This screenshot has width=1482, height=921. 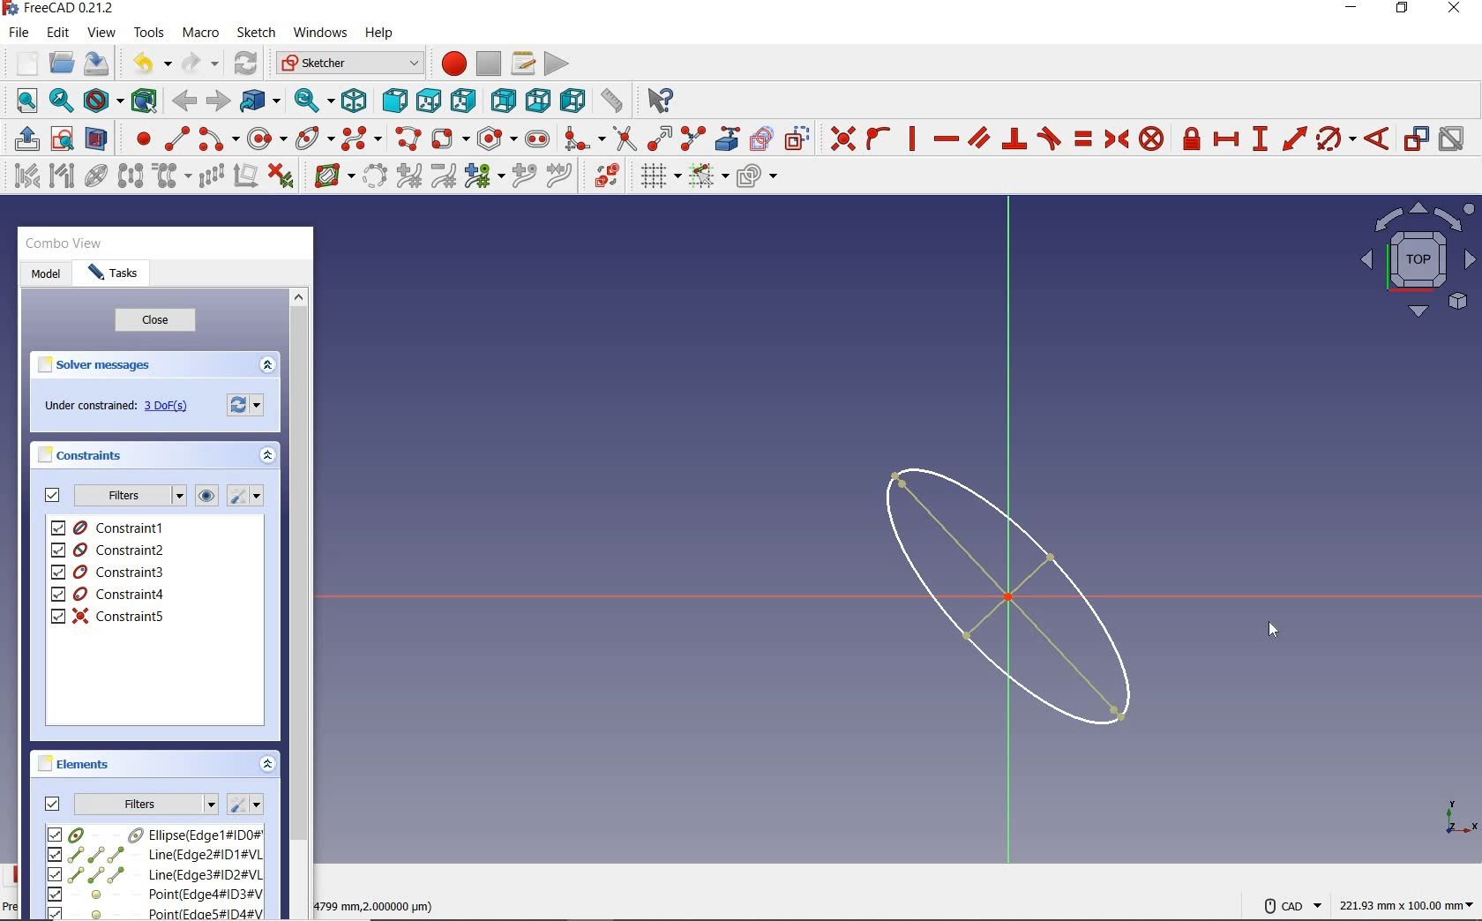 What do you see at coordinates (109, 595) in the screenshot?
I see `constraint4` at bounding box center [109, 595].